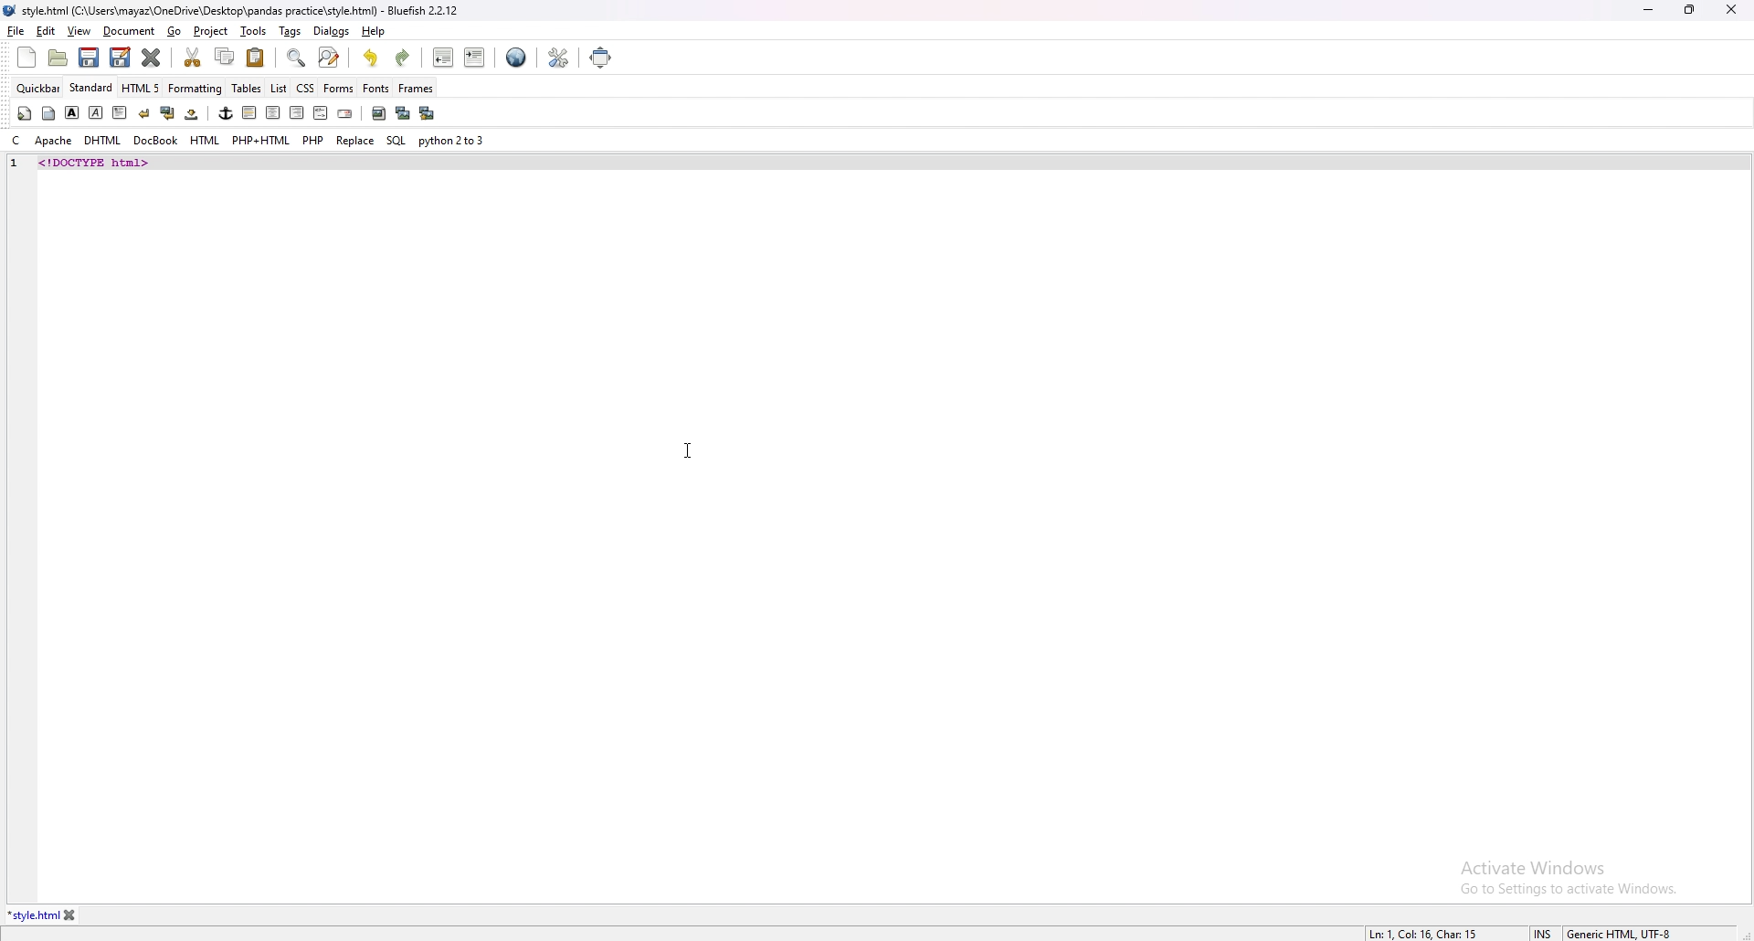  Describe the element at coordinates (79, 31) in the screenshot. I see `view` at that location.